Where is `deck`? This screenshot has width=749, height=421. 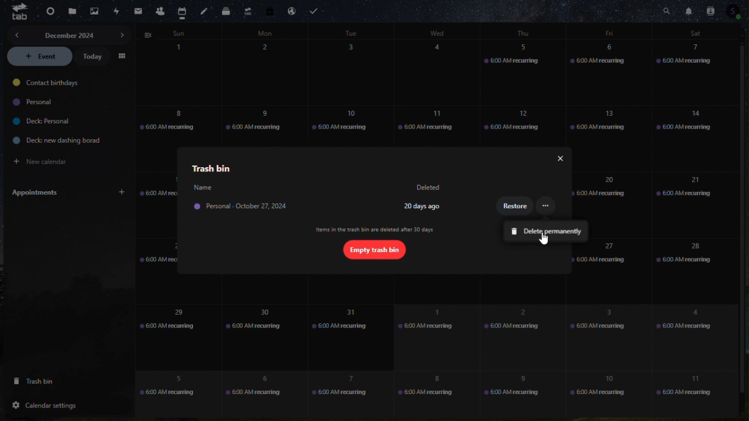
deck is located at coordinates (225, 11).